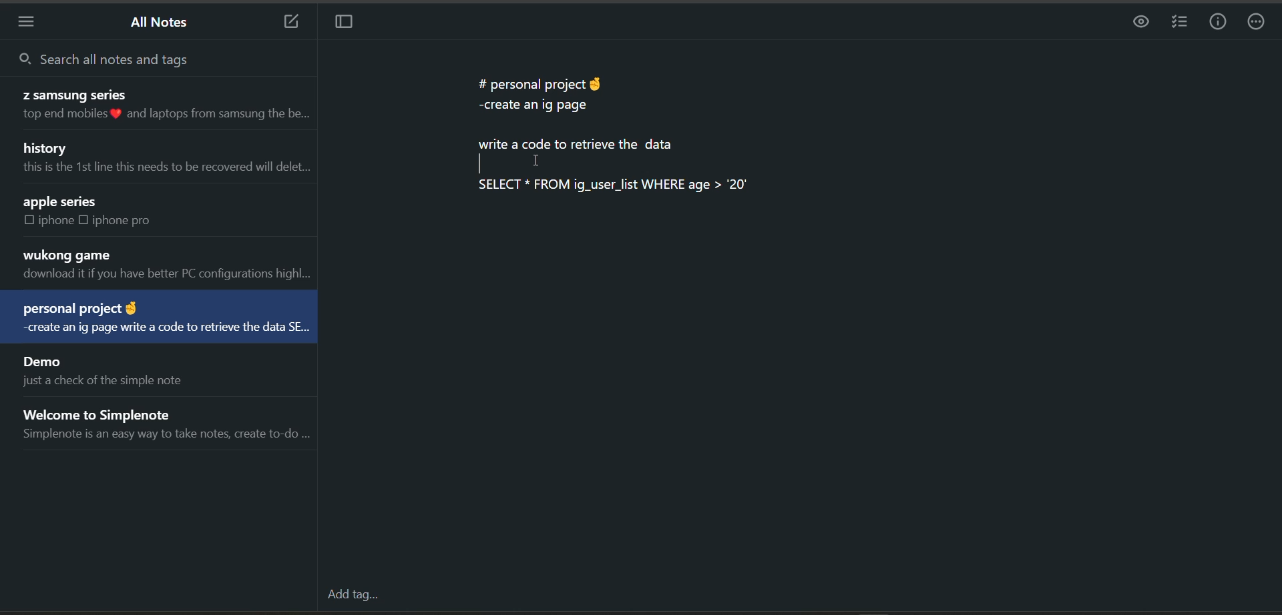 The width and height of the screenshot is (1282, 615). What do you see at coordinates (284, 23) in the screenshot?
I see `add new note` at bounding box center [284, 23].